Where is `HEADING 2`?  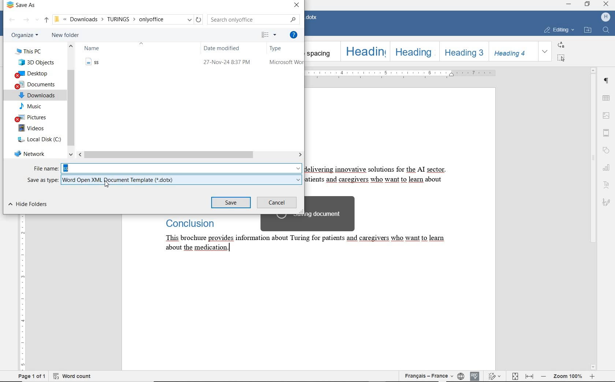
HEADING 2 is located at coordinates (414, 51).